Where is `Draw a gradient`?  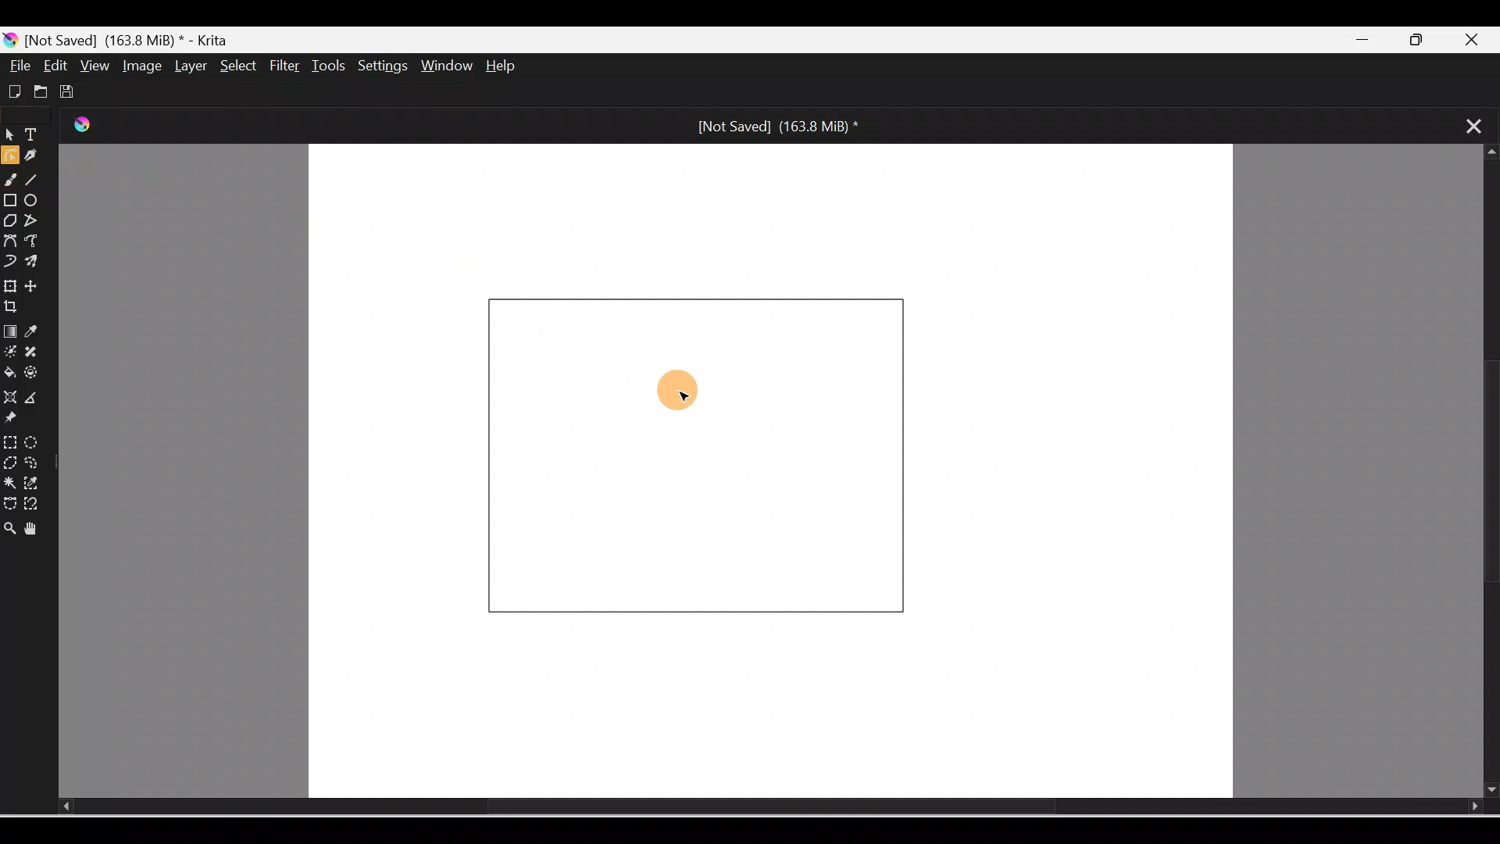 Draw a gradient is located at coordinates (9, 331).